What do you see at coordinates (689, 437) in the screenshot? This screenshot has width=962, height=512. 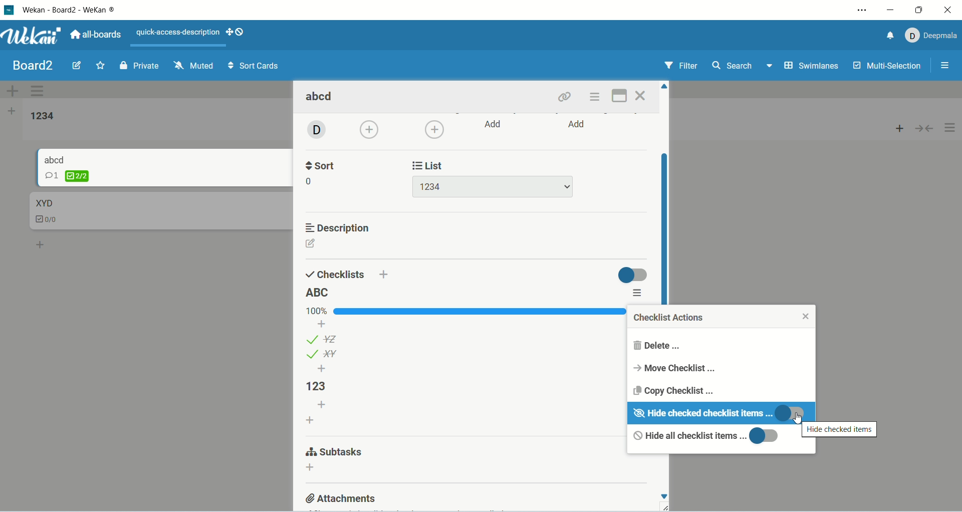 I see `hide all checklist items` at bounding box center [689, 437].